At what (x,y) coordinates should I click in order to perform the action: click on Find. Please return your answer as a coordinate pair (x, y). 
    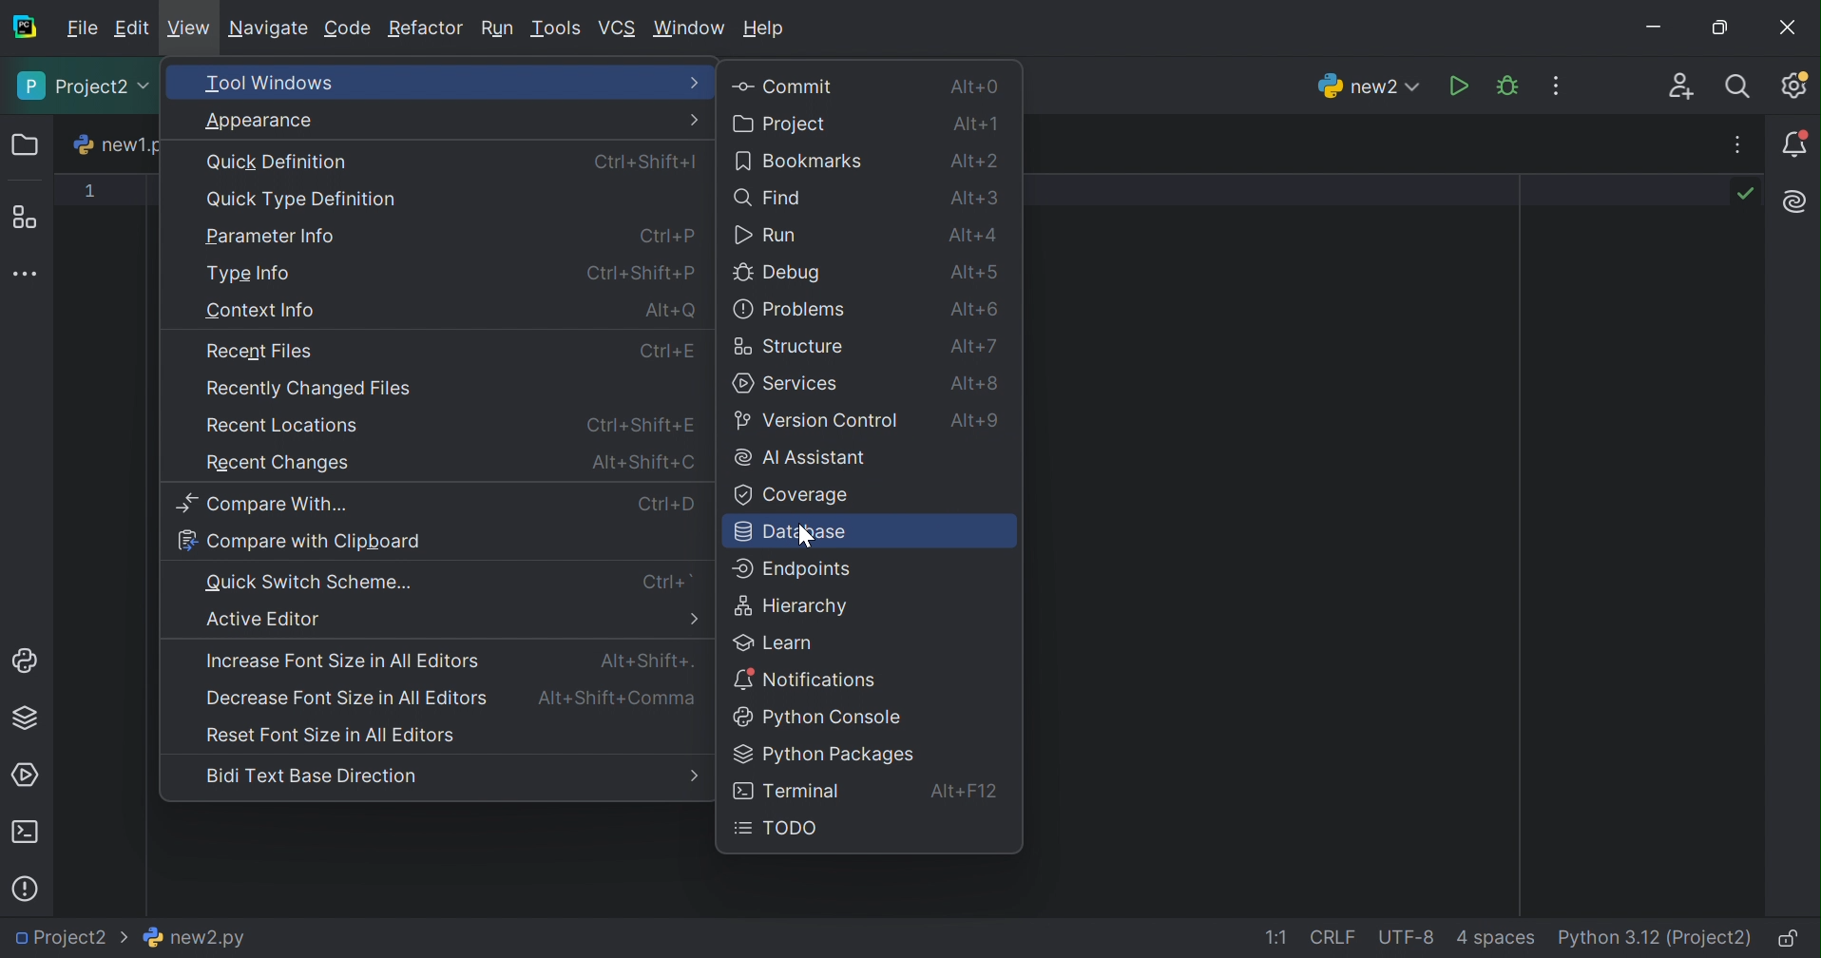
    Looking at the image, I should click on (767, 197).